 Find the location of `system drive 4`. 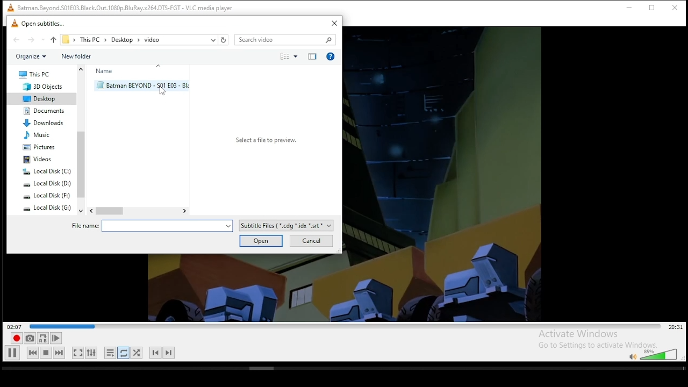

system drive 4 is located at coordinates (46, 208).